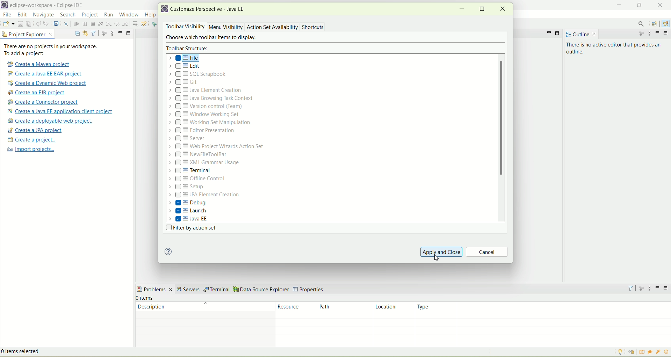 This screenshot has height=357, width=671. I want to click on deselected, so click(179, 171).